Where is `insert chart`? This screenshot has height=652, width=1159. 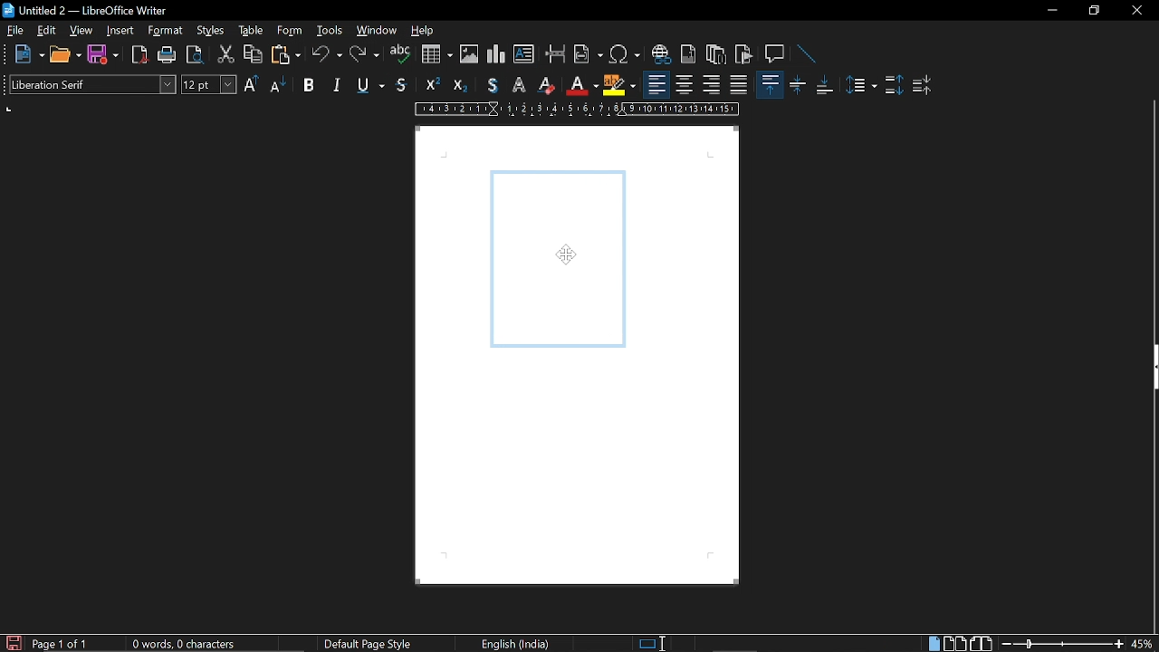
insert chart is located at coordinates (497, 54).